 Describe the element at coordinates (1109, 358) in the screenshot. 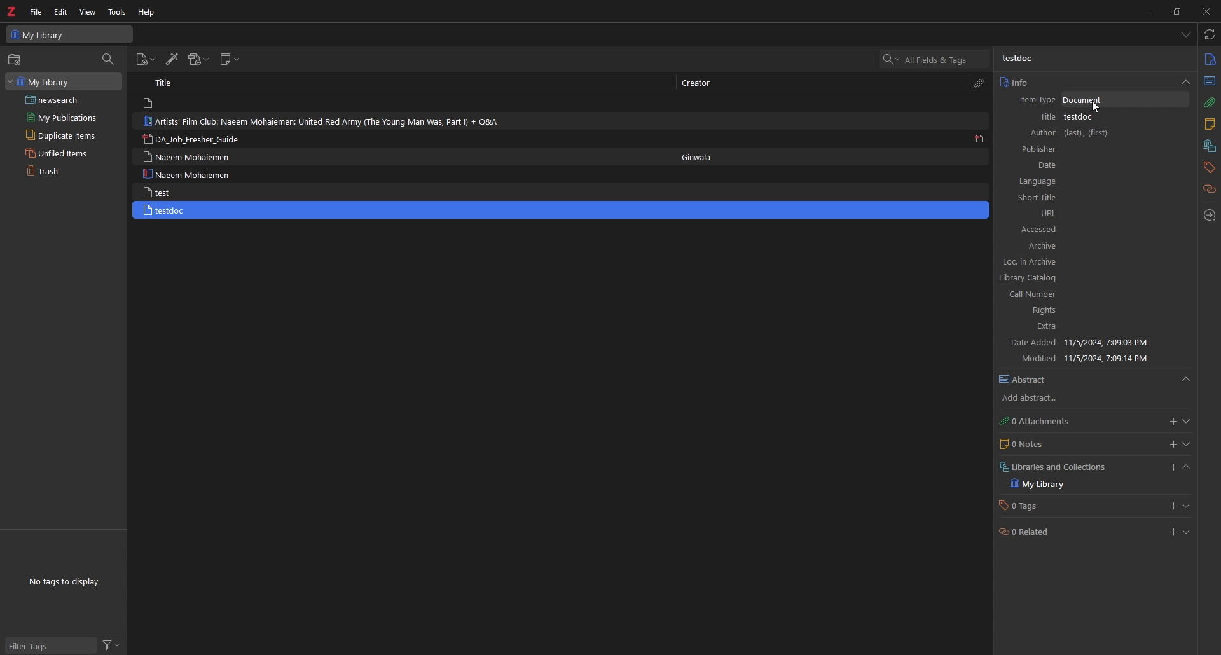

I see `11/5/2024, 7:09:14 PM` at that location.